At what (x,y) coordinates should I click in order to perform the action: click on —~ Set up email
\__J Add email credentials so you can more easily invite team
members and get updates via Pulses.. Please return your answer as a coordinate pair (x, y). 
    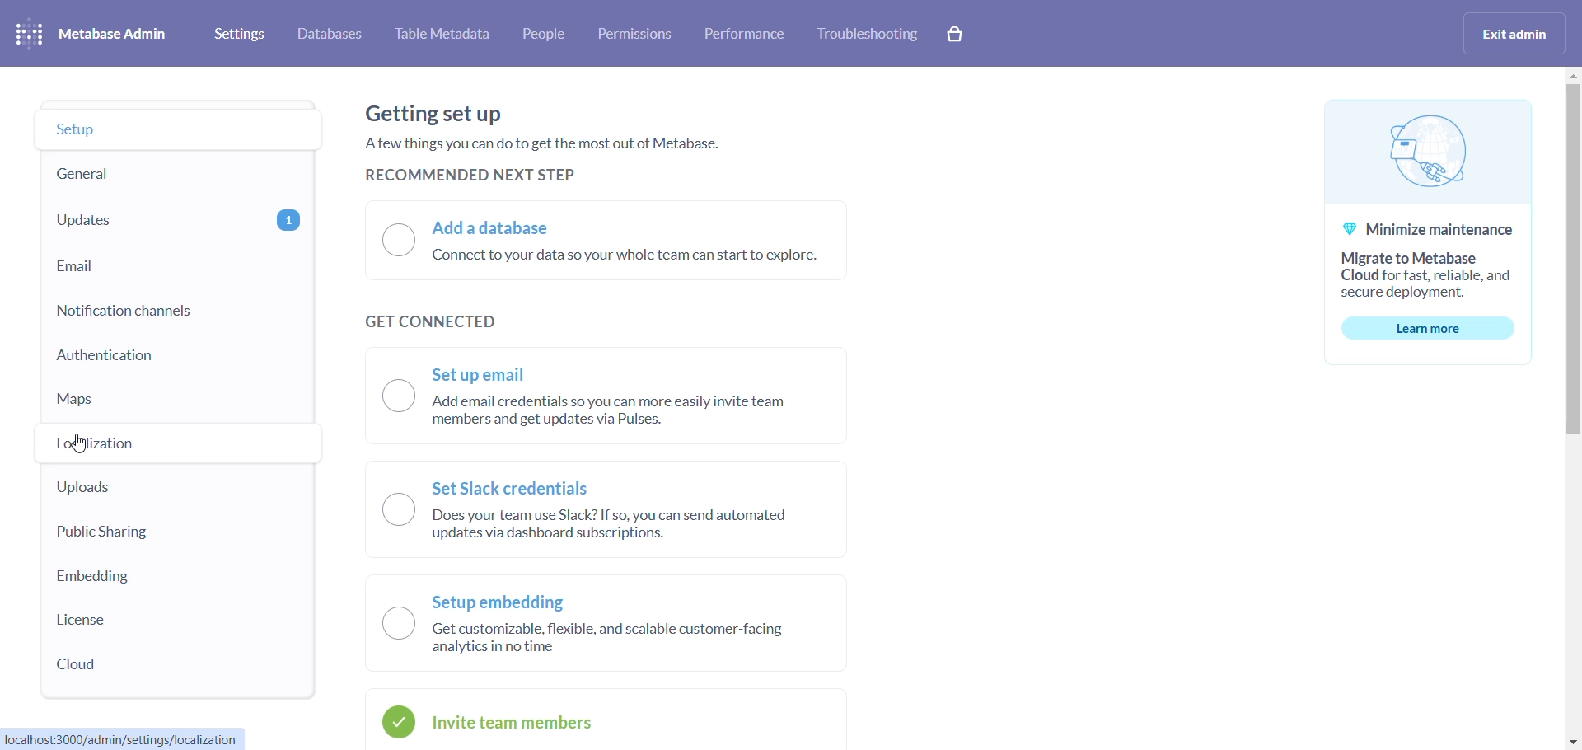
    Looking at the image, I should click on (590, 398).